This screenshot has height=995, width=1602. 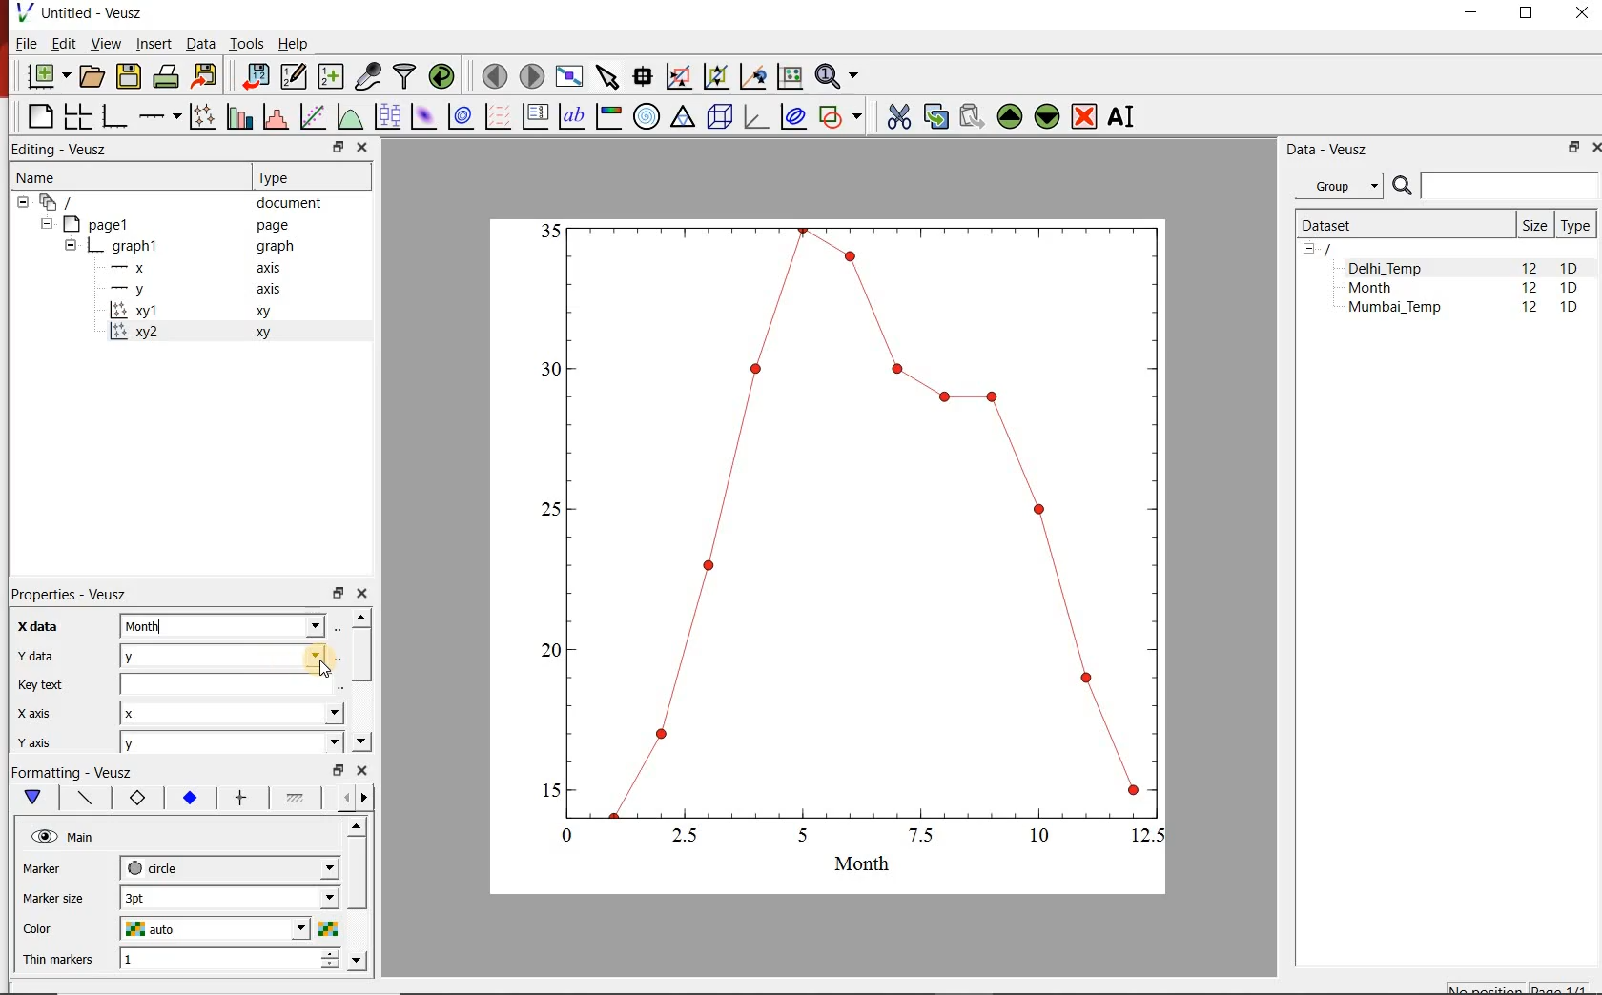 I want to click on close, so click(x=360, y=594).